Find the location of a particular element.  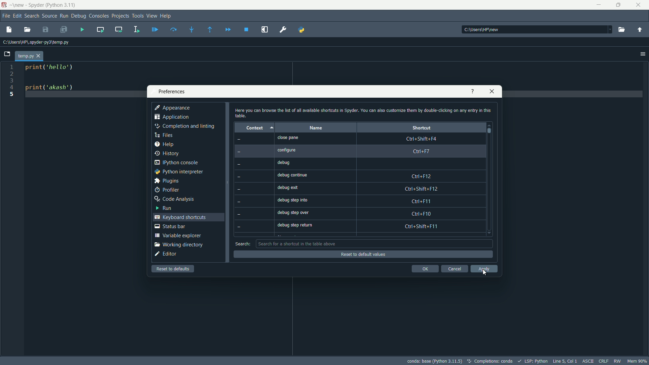

preferences is located at coordinates (170, 92).